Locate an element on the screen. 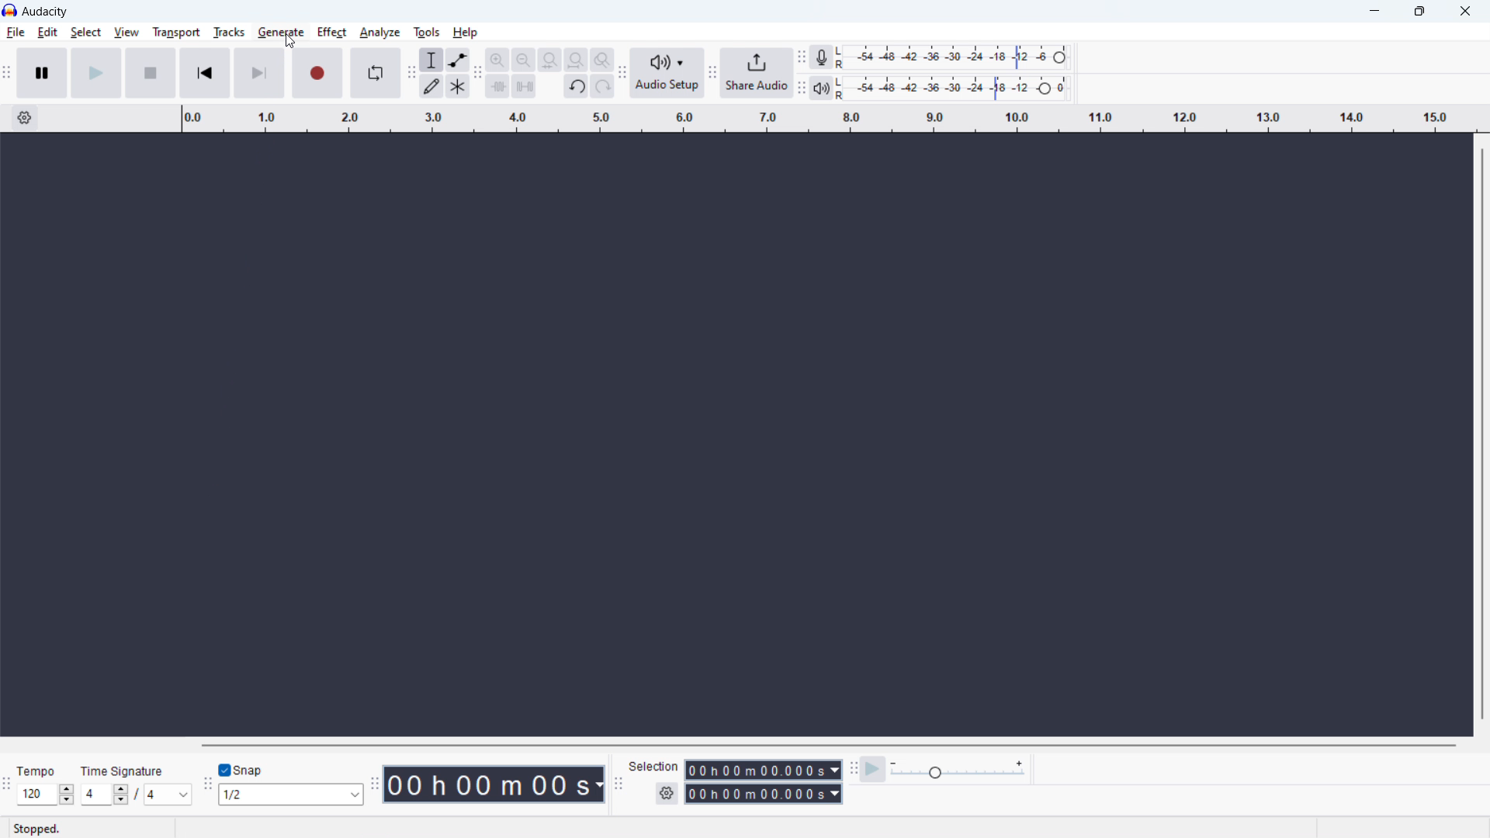 The height and width of the screenshot is (838, 1490). toggle snap is located at coordinates (243, 770).